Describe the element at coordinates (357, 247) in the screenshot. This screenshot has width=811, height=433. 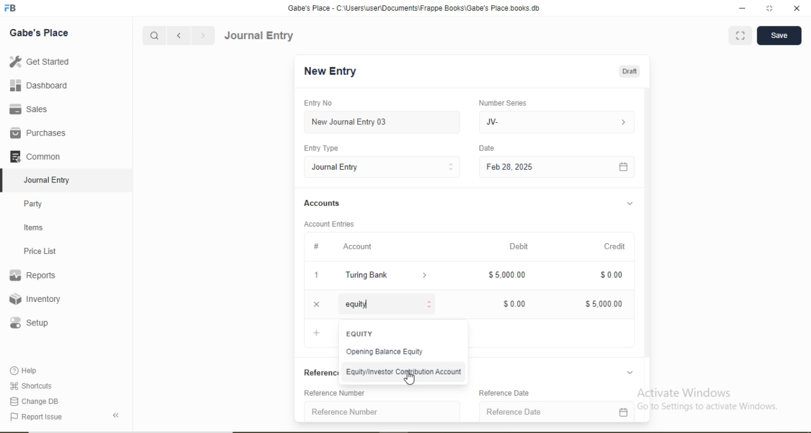
I see `Account` at that location.